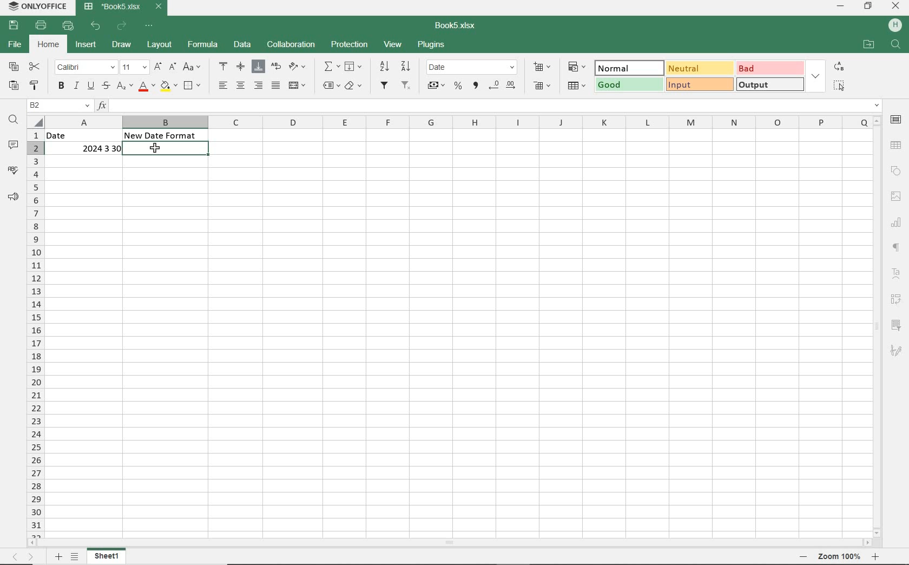 The width and height of the screenshot is (909, 565). Describe the element at coordinates (193, 68) in the screenshot. I see `CHANGE CASE` at that location.